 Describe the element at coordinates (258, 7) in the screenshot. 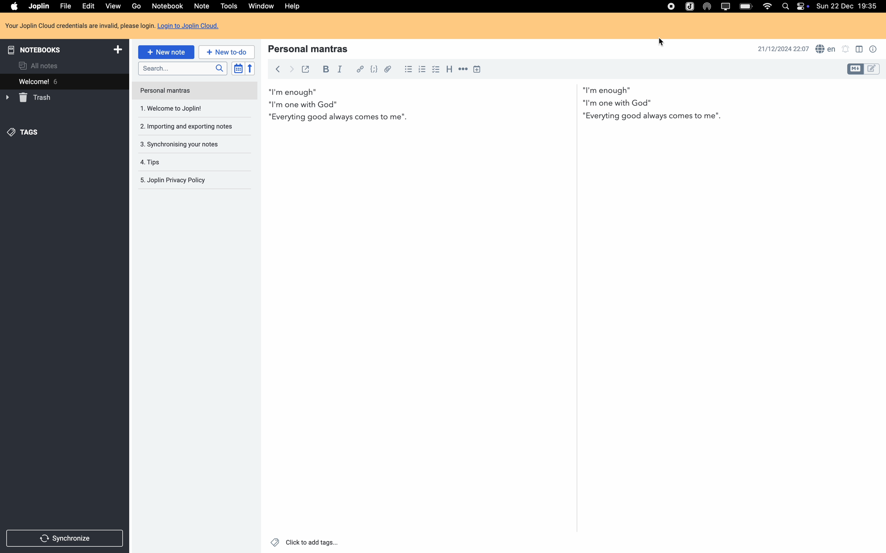

I see `window` at that location.